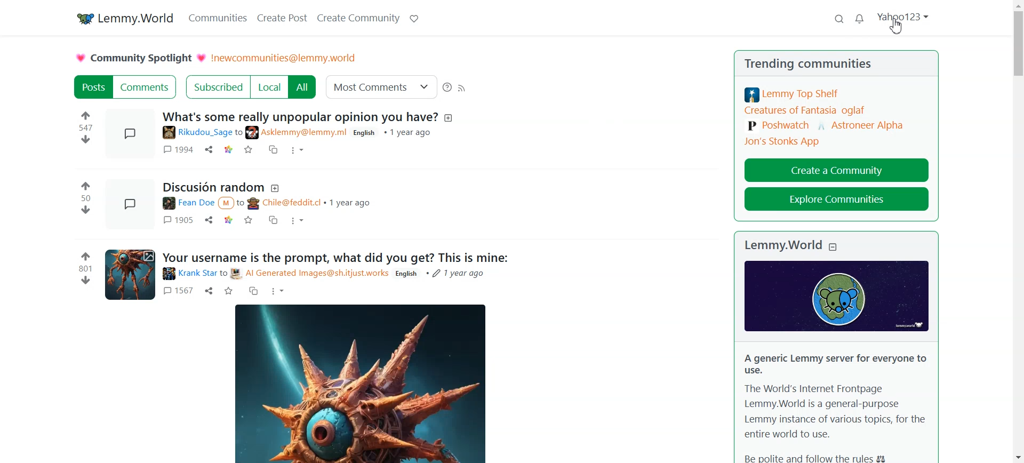 The height and width of the screenshot is (463, 1024). What do you see at coordinates (146, 87) in the screenshot?
I see `Comments` at bounding box center [146, 87].